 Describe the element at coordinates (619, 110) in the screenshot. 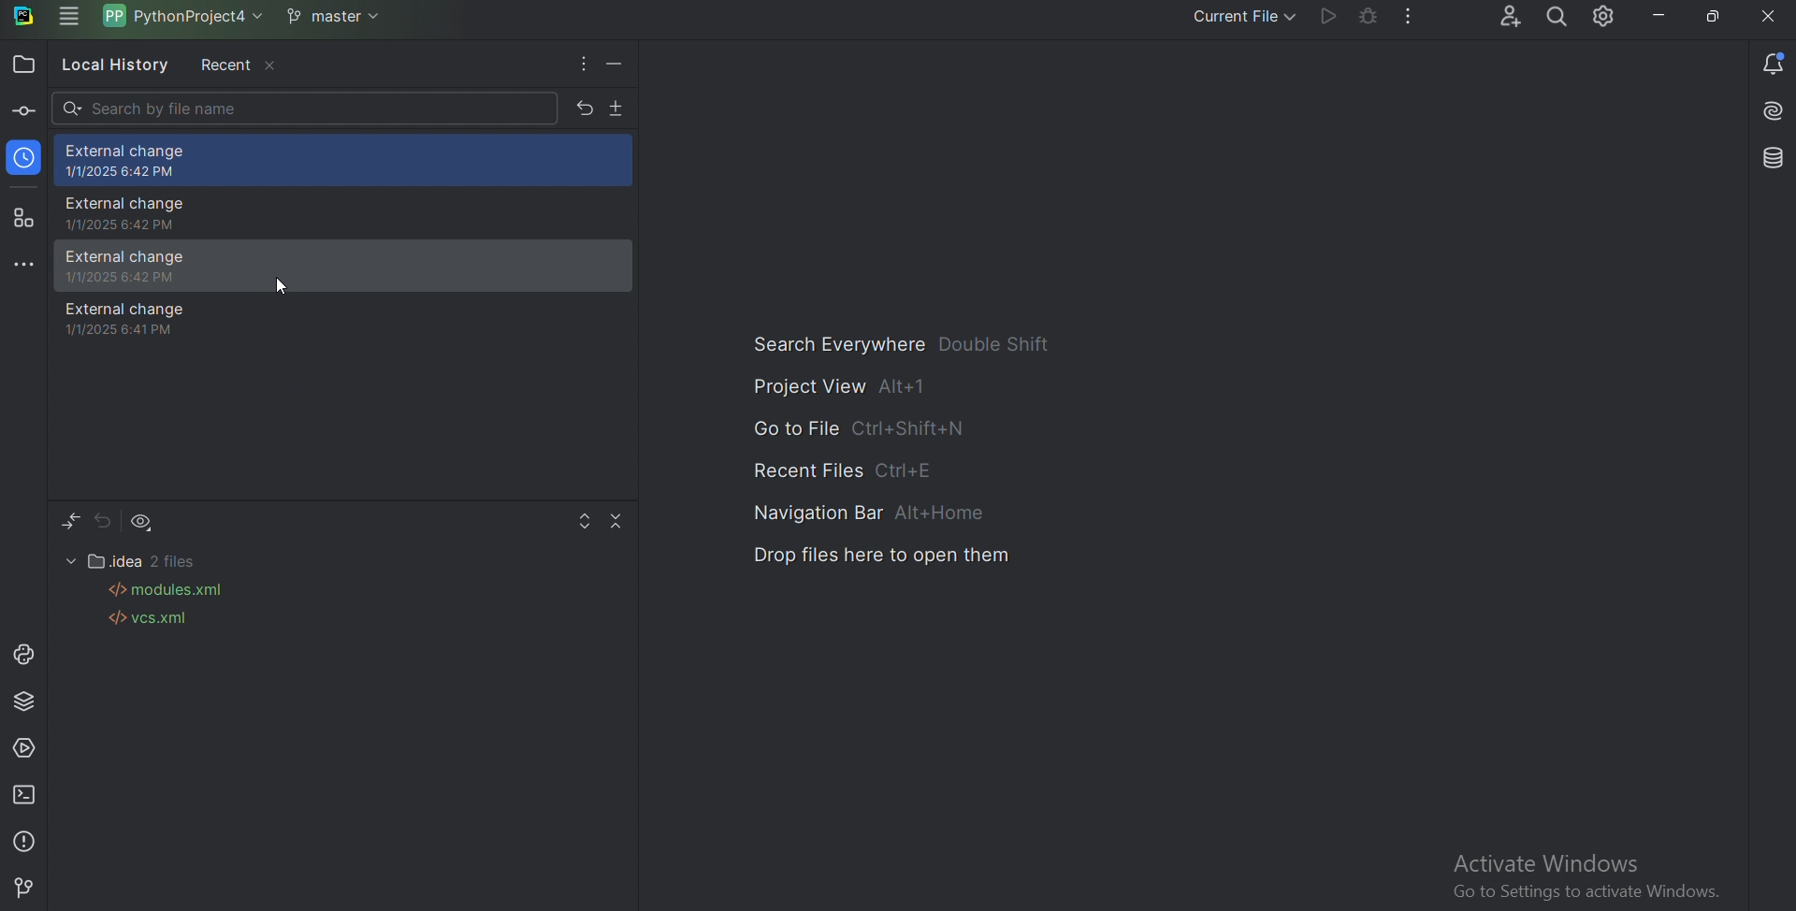

I see `Create patch` at that location.